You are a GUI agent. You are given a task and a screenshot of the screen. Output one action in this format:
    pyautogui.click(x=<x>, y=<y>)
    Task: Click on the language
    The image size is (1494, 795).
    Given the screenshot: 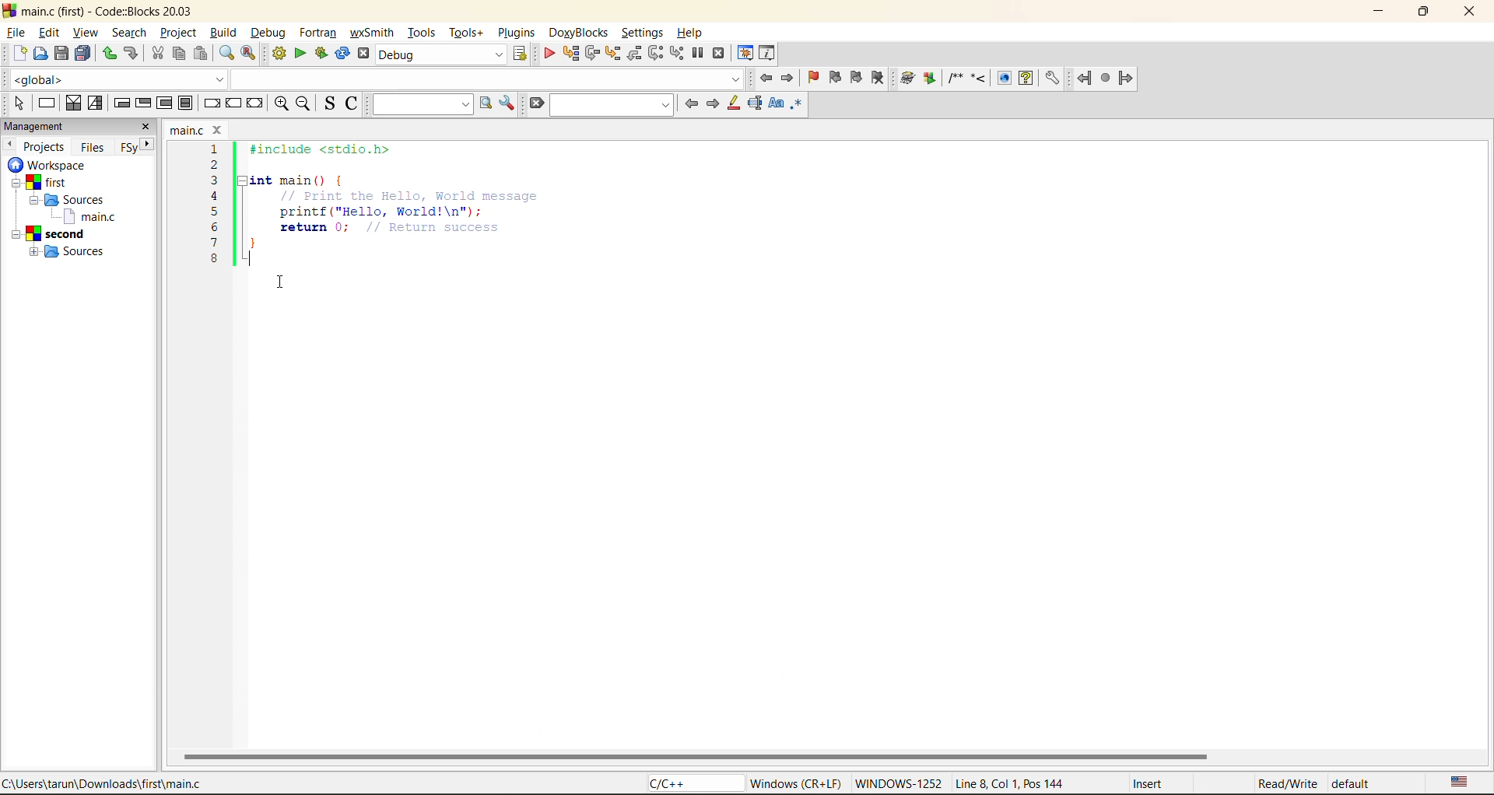 What is the action you would take?
    pyautogui.click(x=692, y=784)
    